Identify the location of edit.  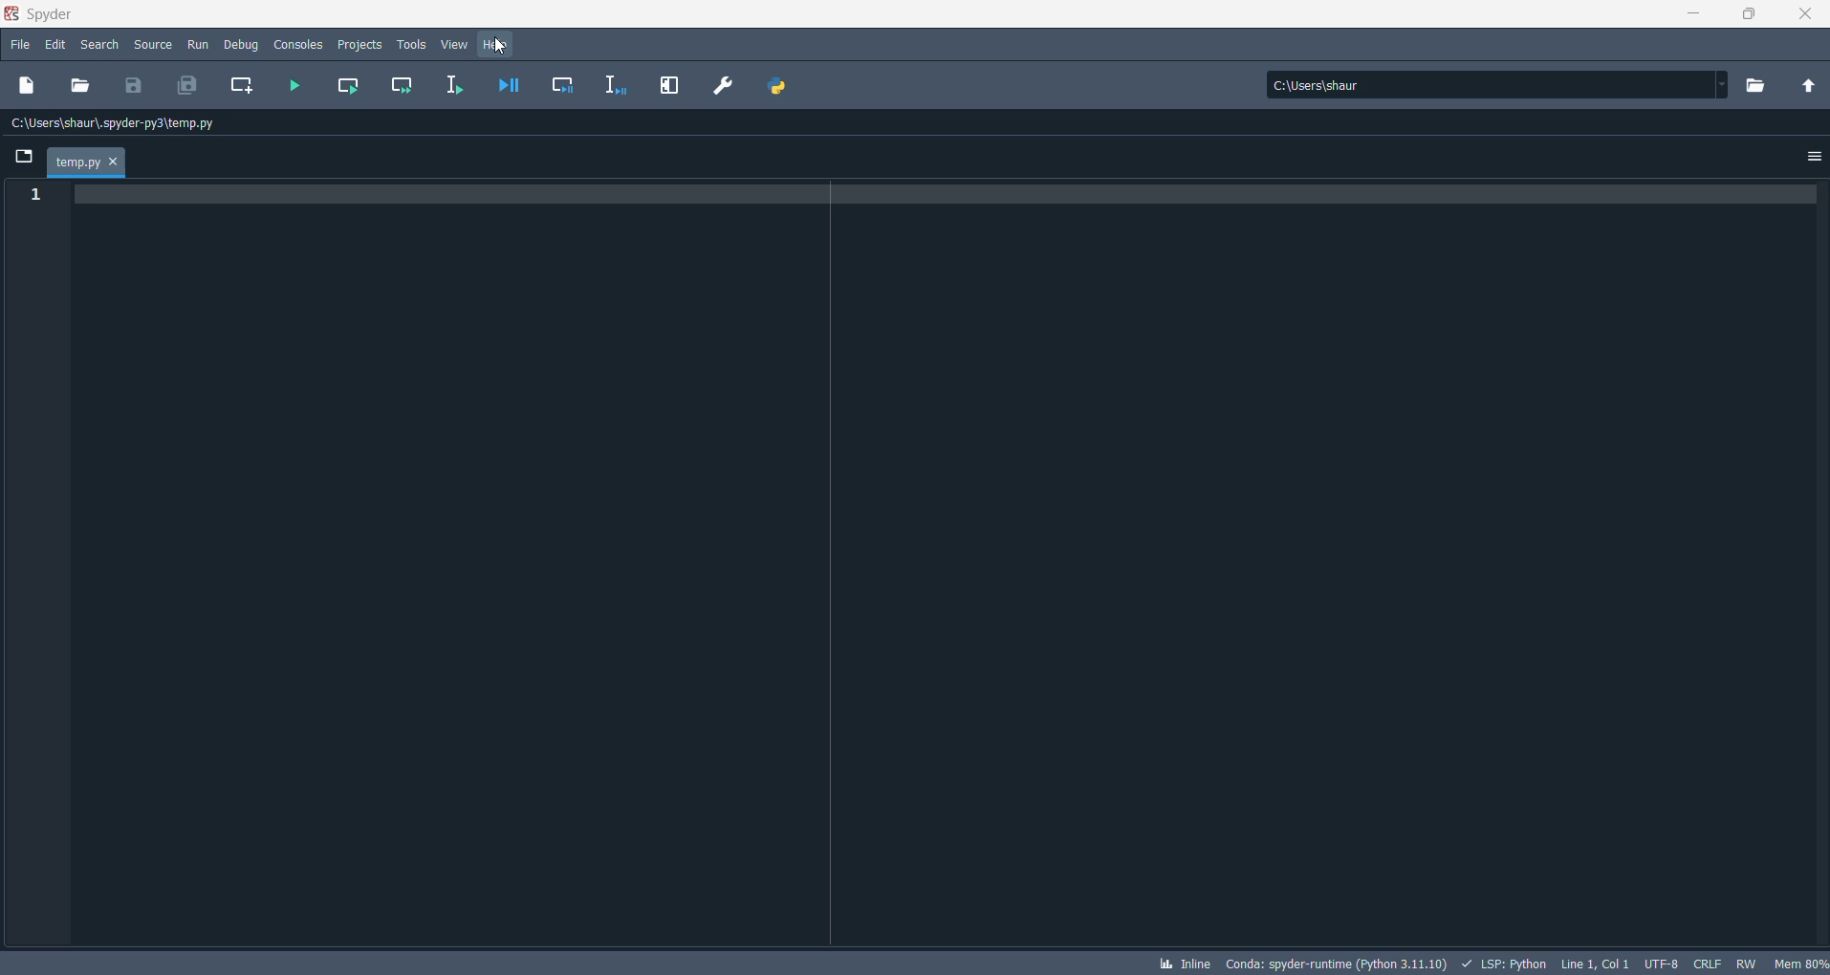
(56, 45).